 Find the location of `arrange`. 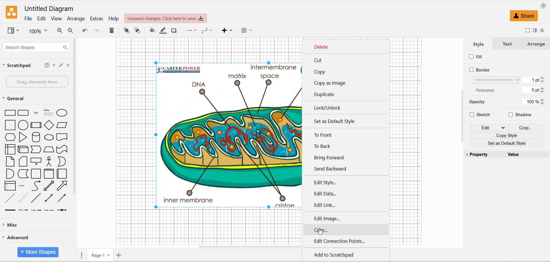

arrange is located at coordinates (538, 43).